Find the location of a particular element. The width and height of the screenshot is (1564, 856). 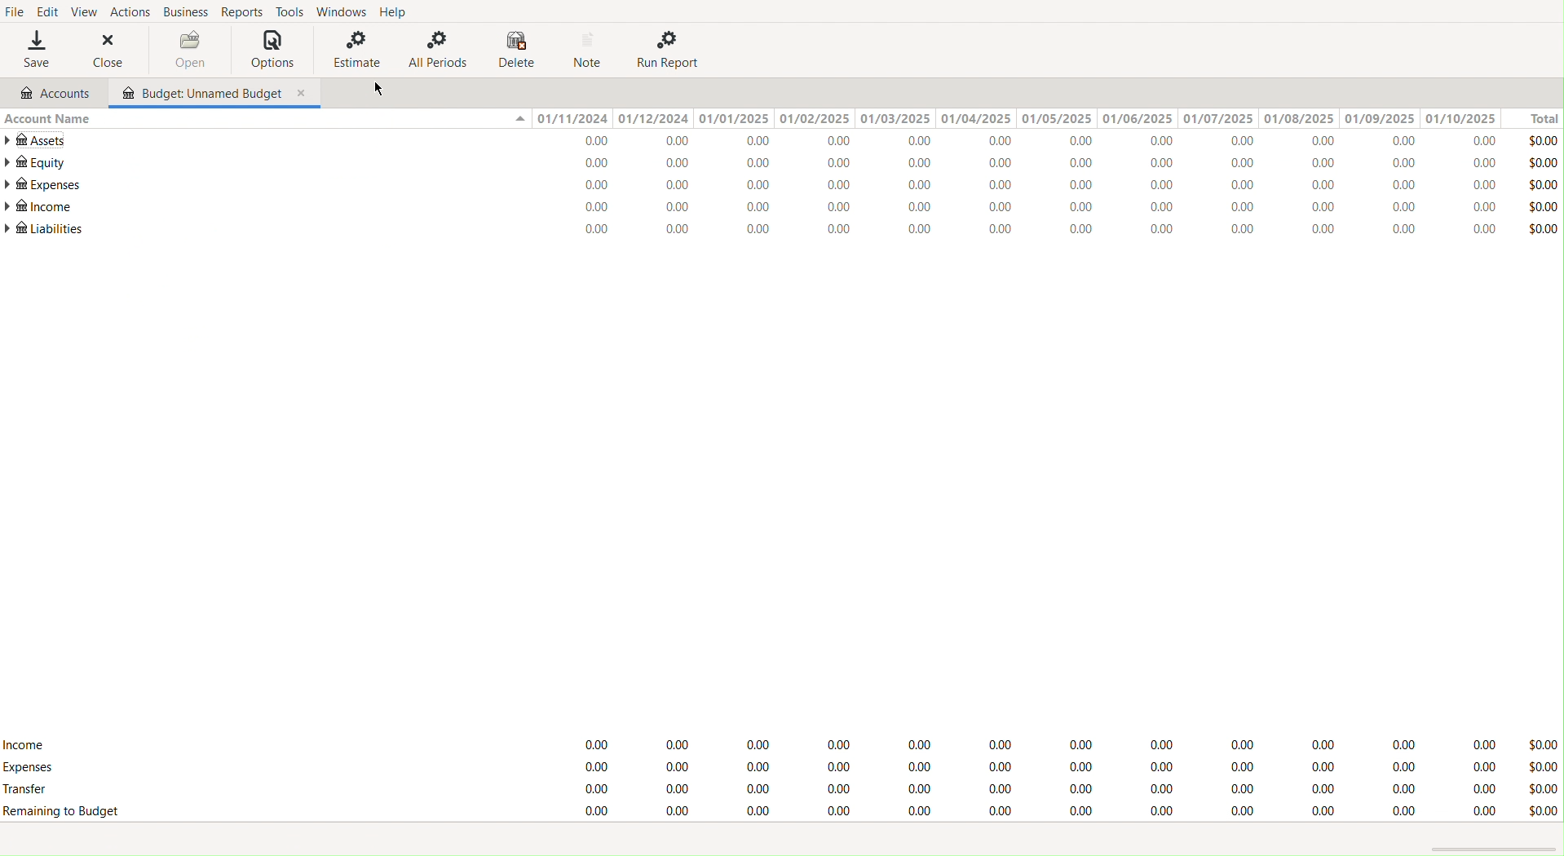

Delete is located at coordinates (518, 50).